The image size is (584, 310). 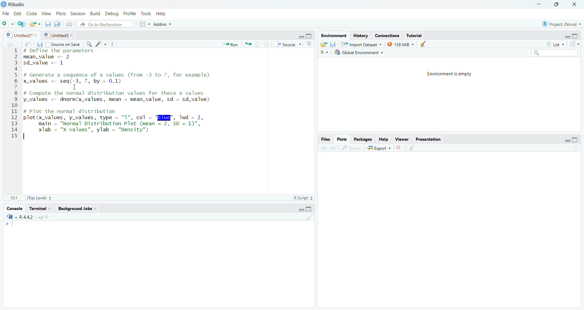 What do you see at coordinates (538, 5) in the screenshot?
I see `minimize` at bounding box center [538, 5].